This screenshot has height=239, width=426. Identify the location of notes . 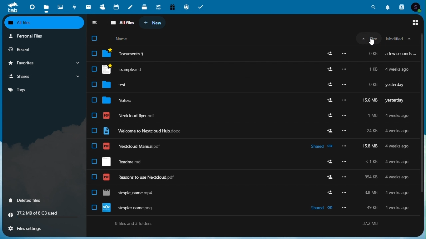
(131, 7).